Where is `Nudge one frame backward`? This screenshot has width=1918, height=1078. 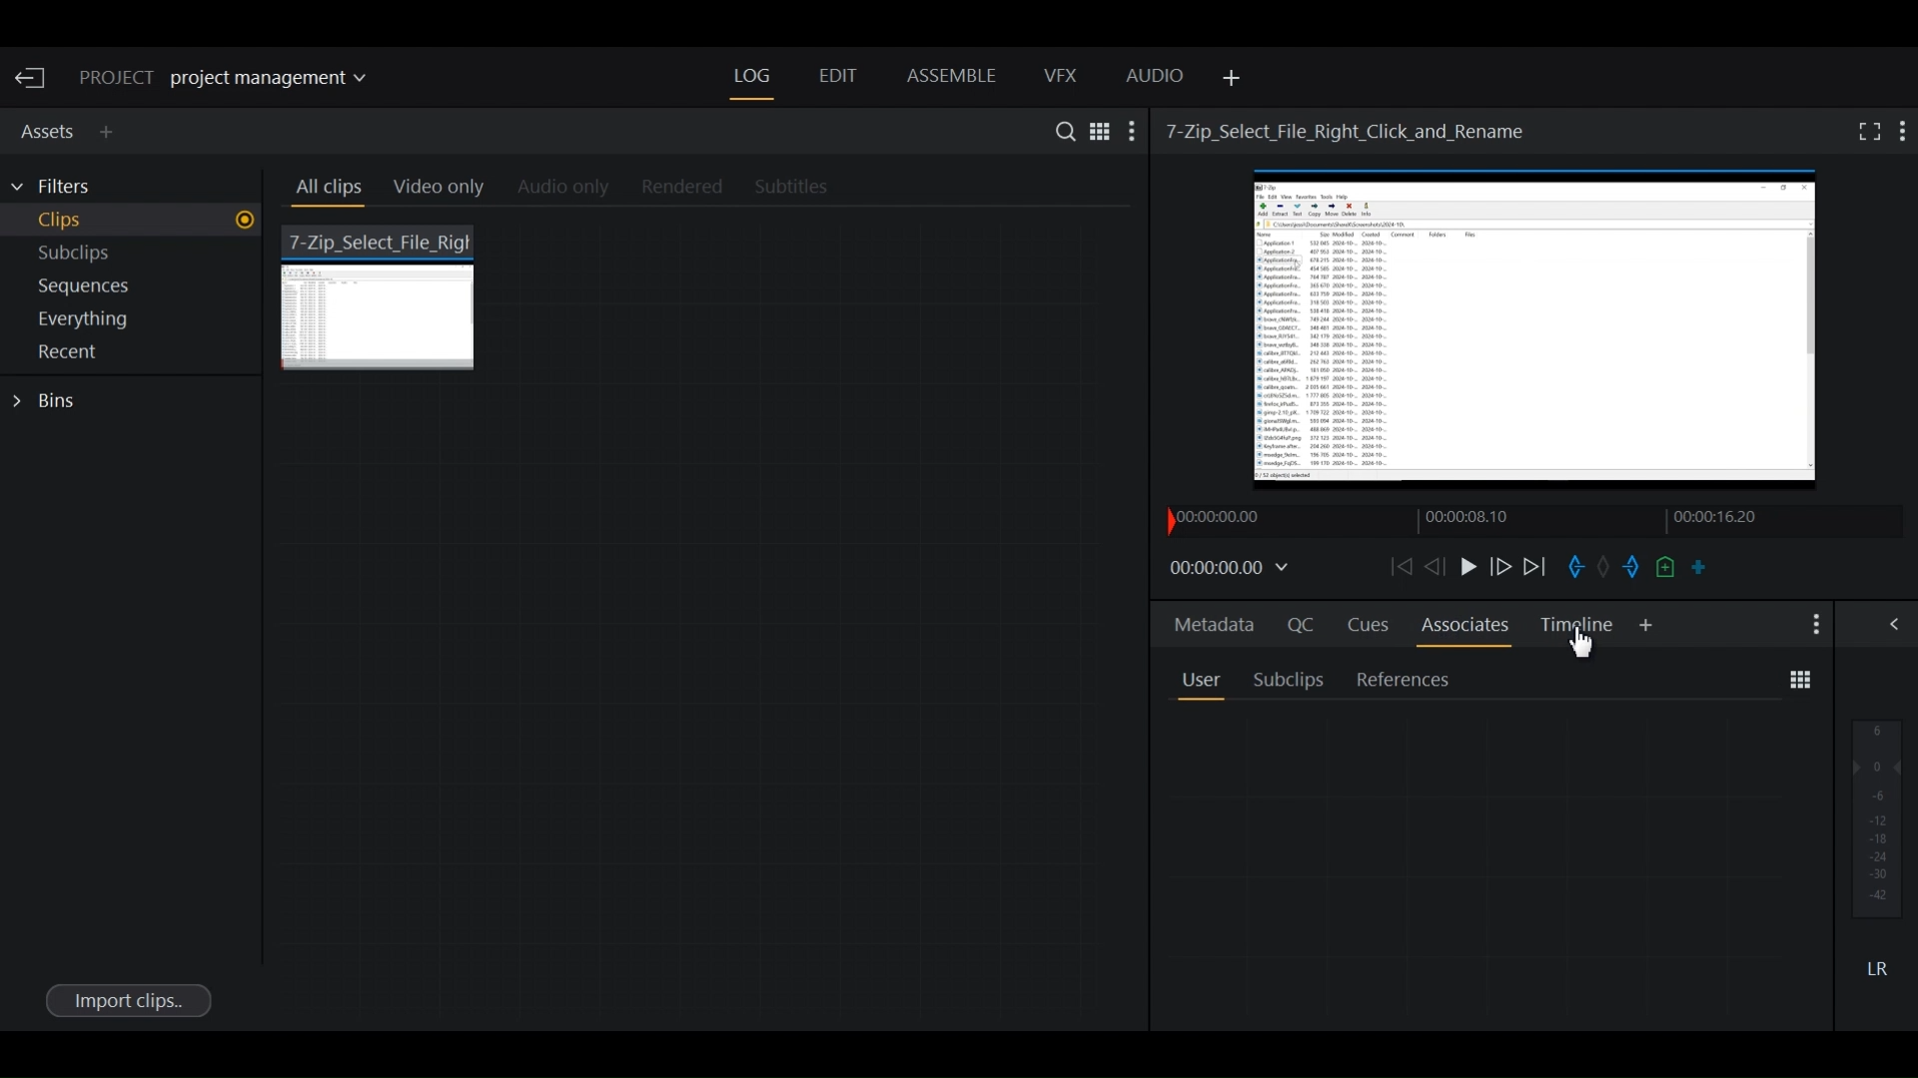 Nudge one frame backward is located at coordinates (1434, 567).